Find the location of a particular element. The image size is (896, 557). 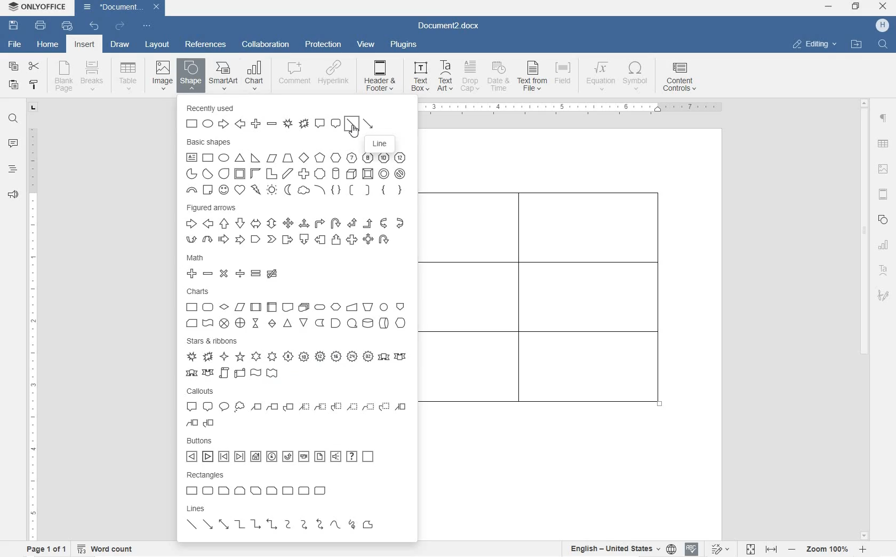

HEADER & OOTER is located at coordinates (380, 76).